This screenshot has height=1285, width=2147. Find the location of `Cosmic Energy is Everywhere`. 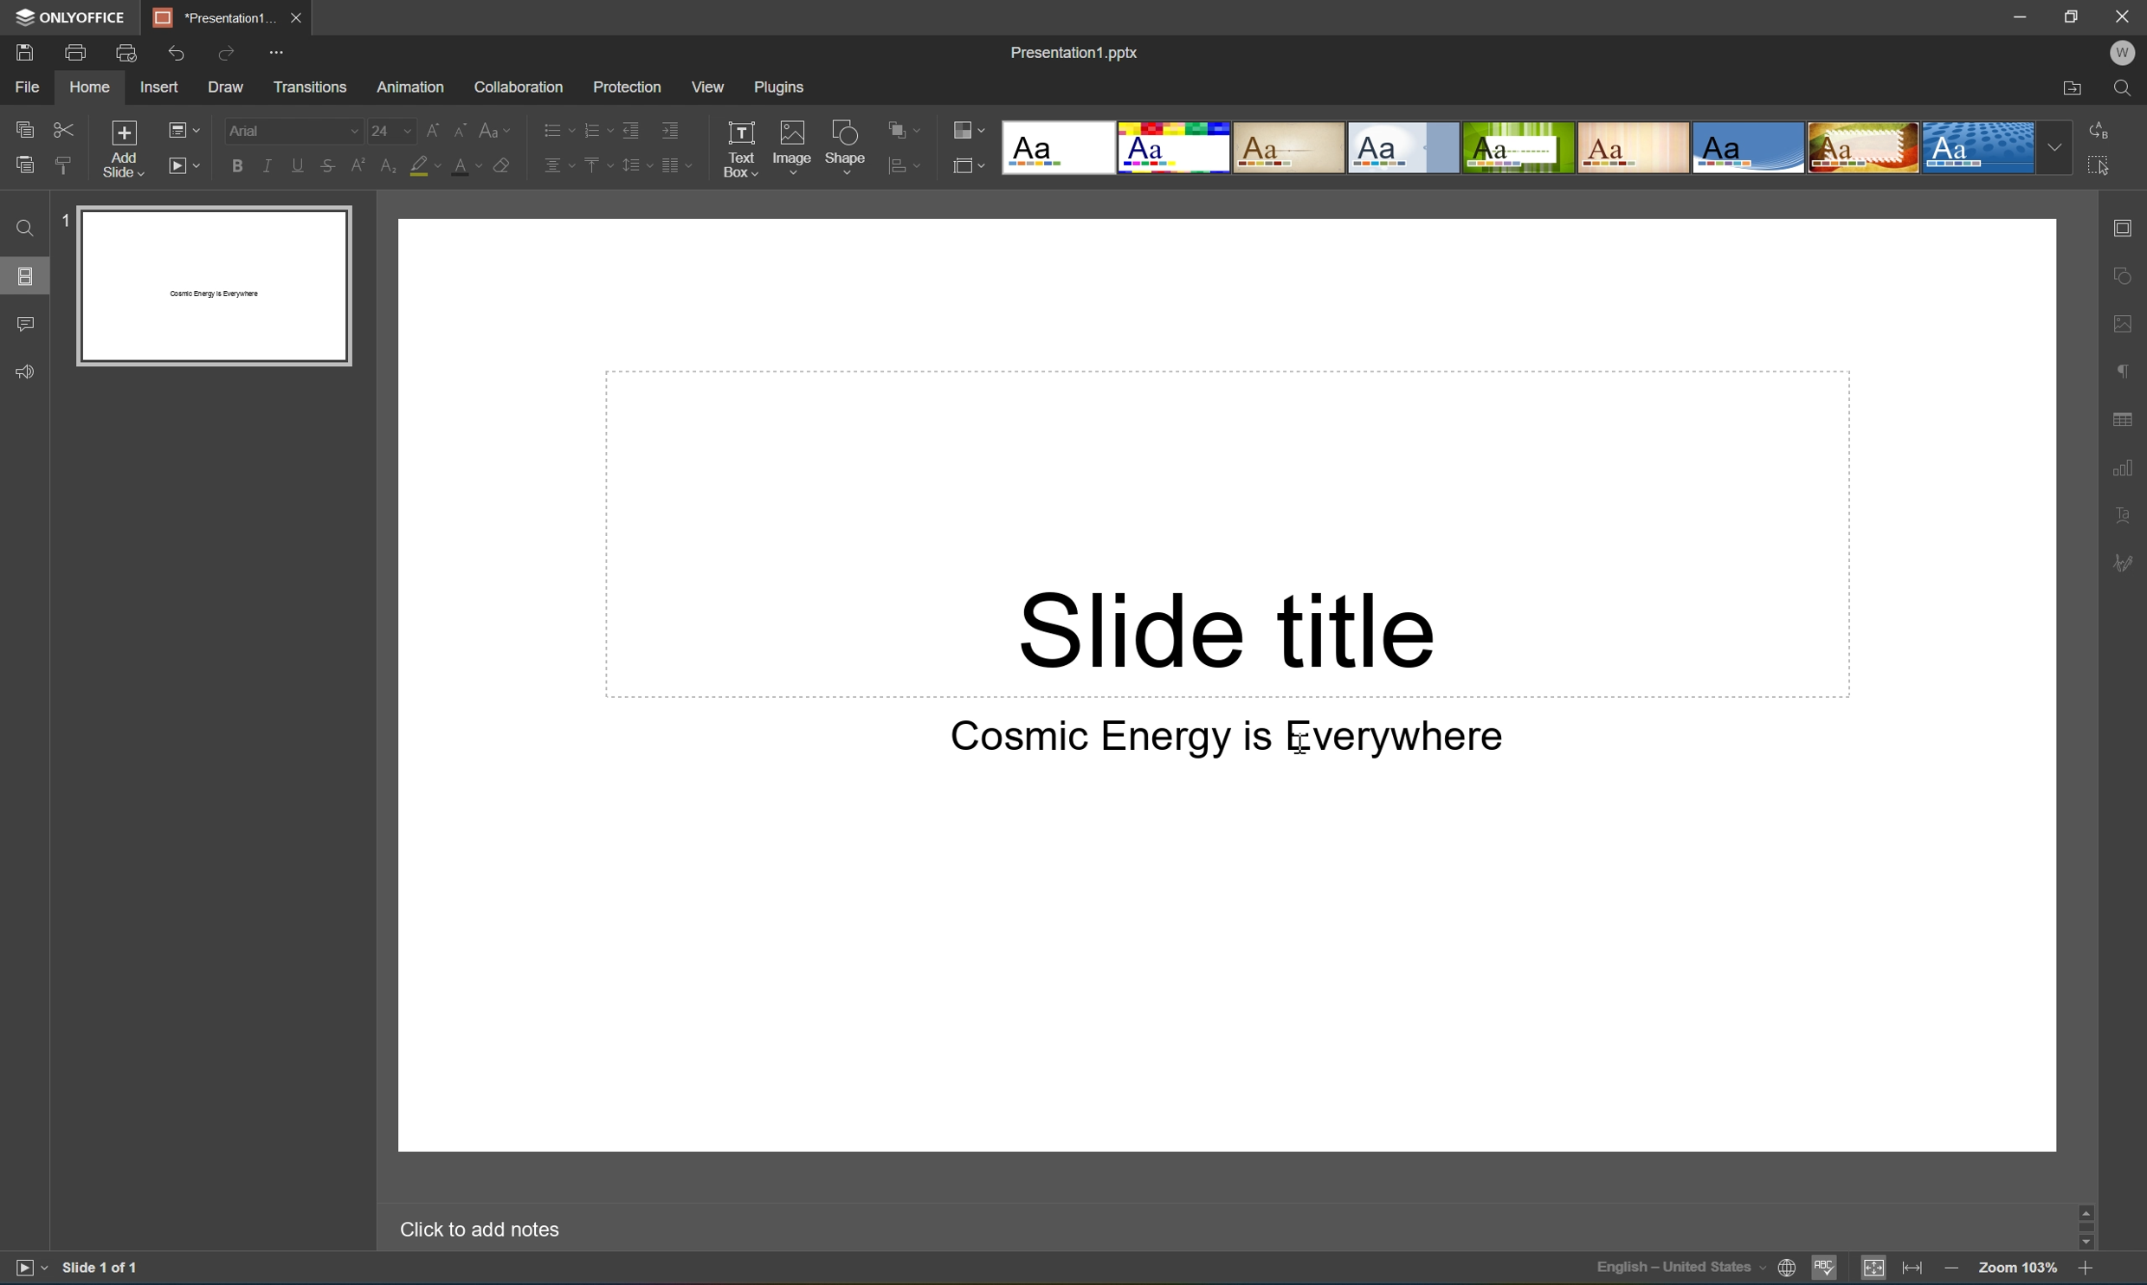

Cosmic Energy is Everywhere is located at coordinates (1226, 737).